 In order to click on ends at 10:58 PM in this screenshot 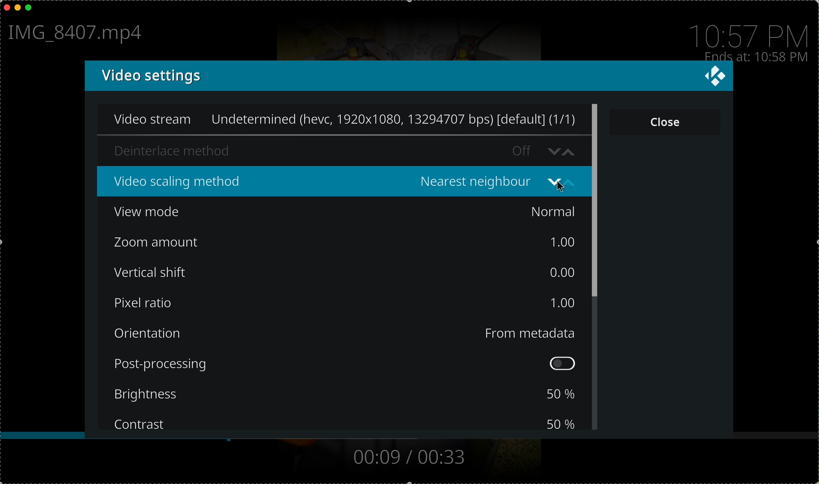, I will do `click(756, 56)`.